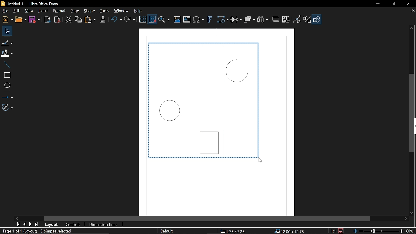 Image resolution: width=416 pixels, height=234 pixels. I want to click on 1.75/3.25 (cursor location), so click(234, 230).